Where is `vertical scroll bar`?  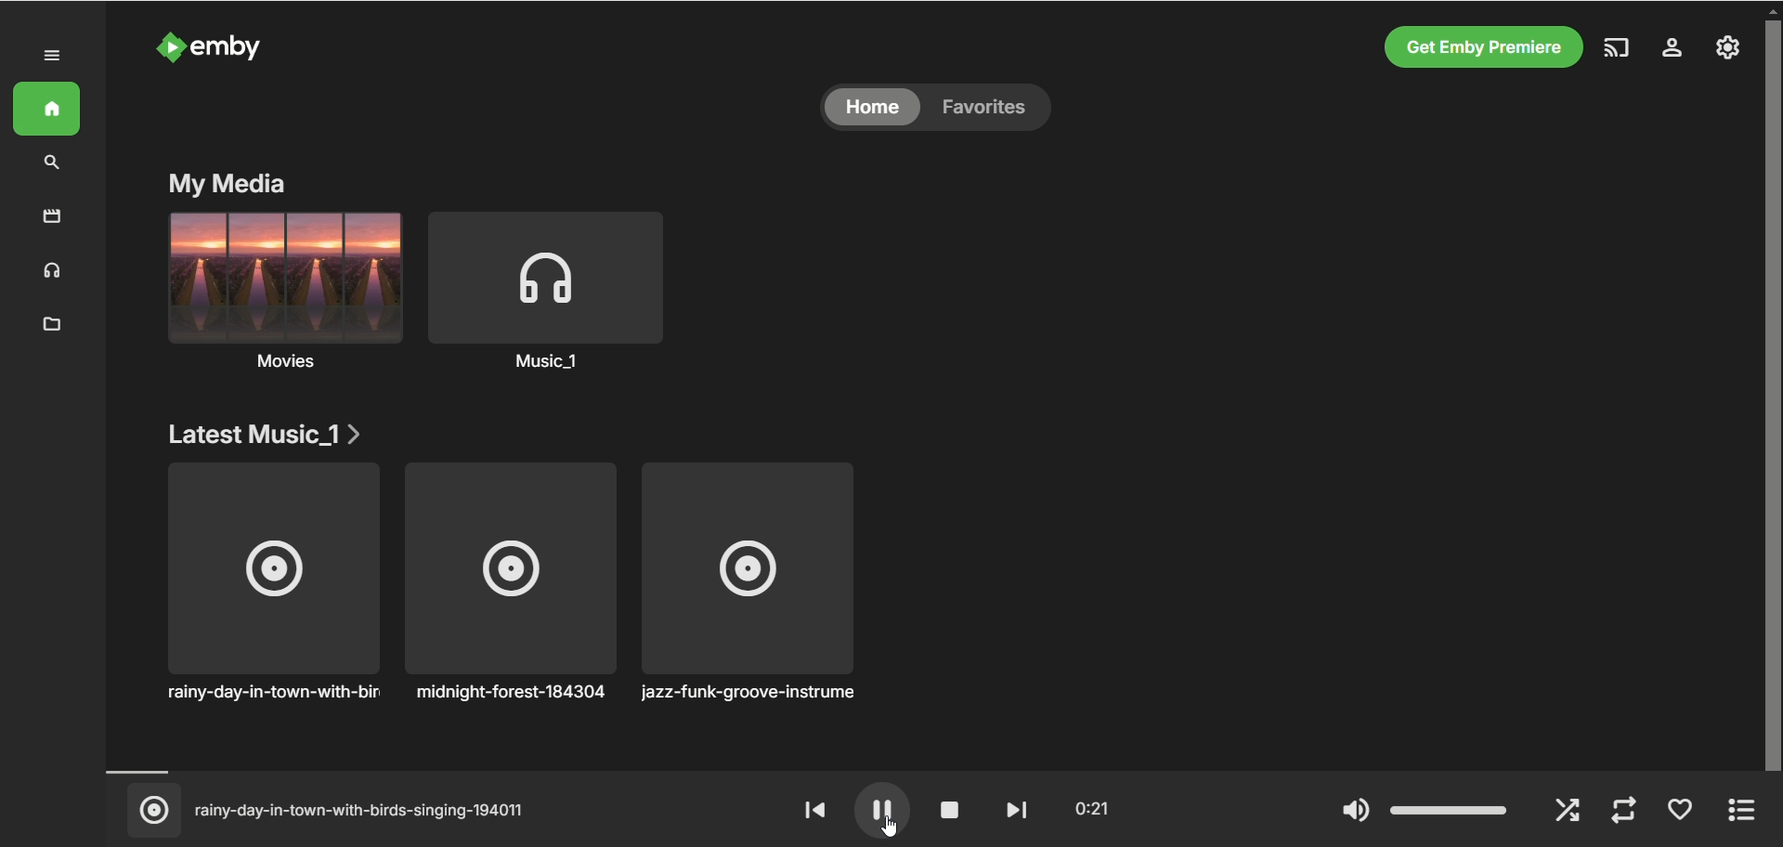 vertical scroll bar is located at coordinates (1772, 390).